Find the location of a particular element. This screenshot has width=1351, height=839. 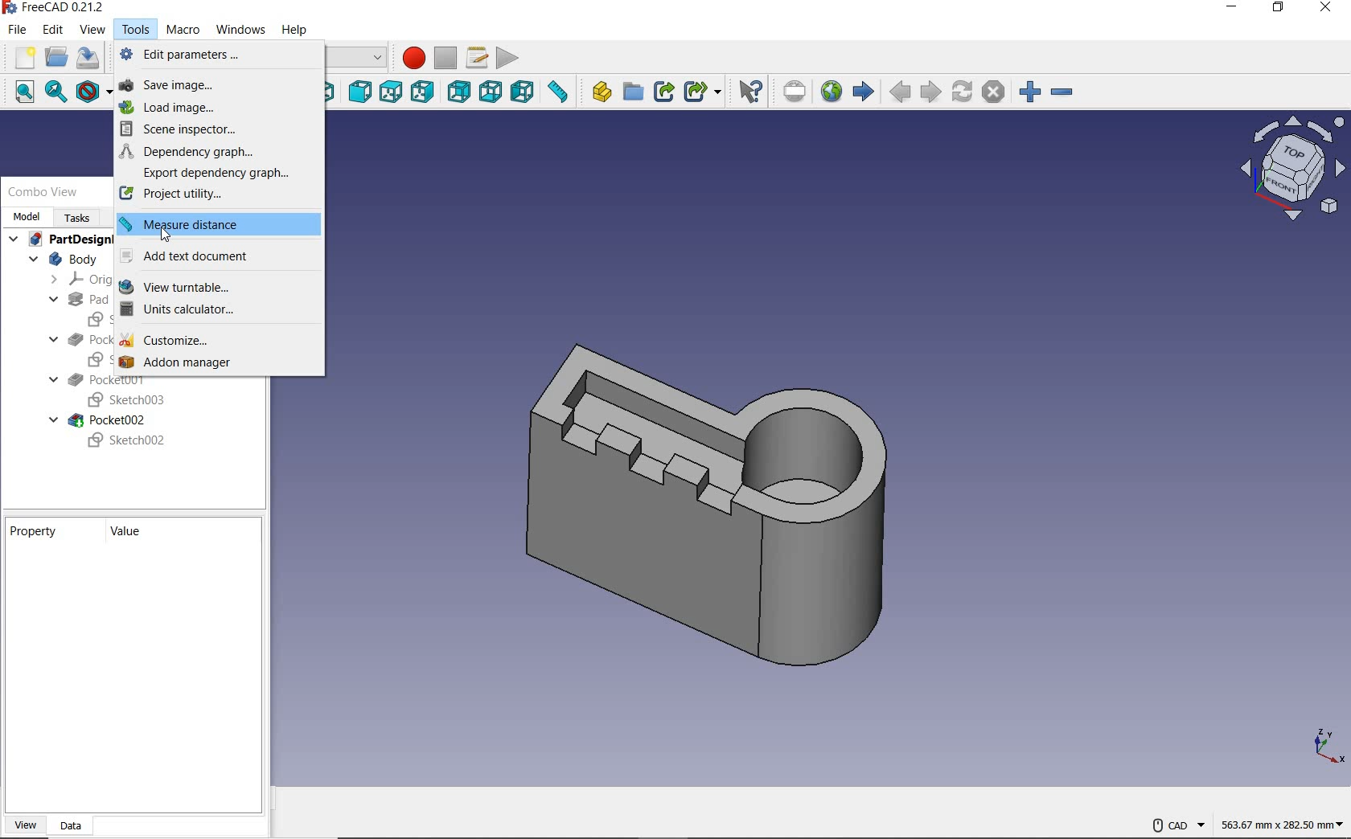

CAD navigation style is located at coordinates (1177, 825).